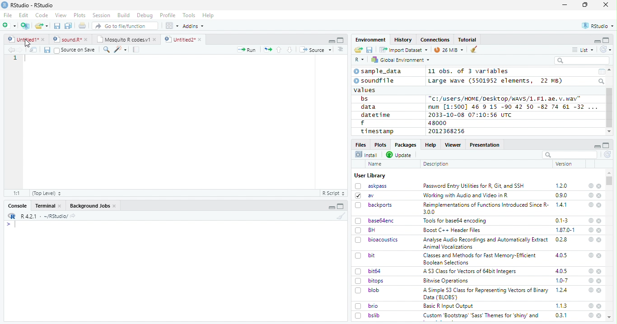  Describe the element at coordinates (485, 208) in the screenshot. I see `Reimplementations of Functions Introduced Since R-
300` at that location.